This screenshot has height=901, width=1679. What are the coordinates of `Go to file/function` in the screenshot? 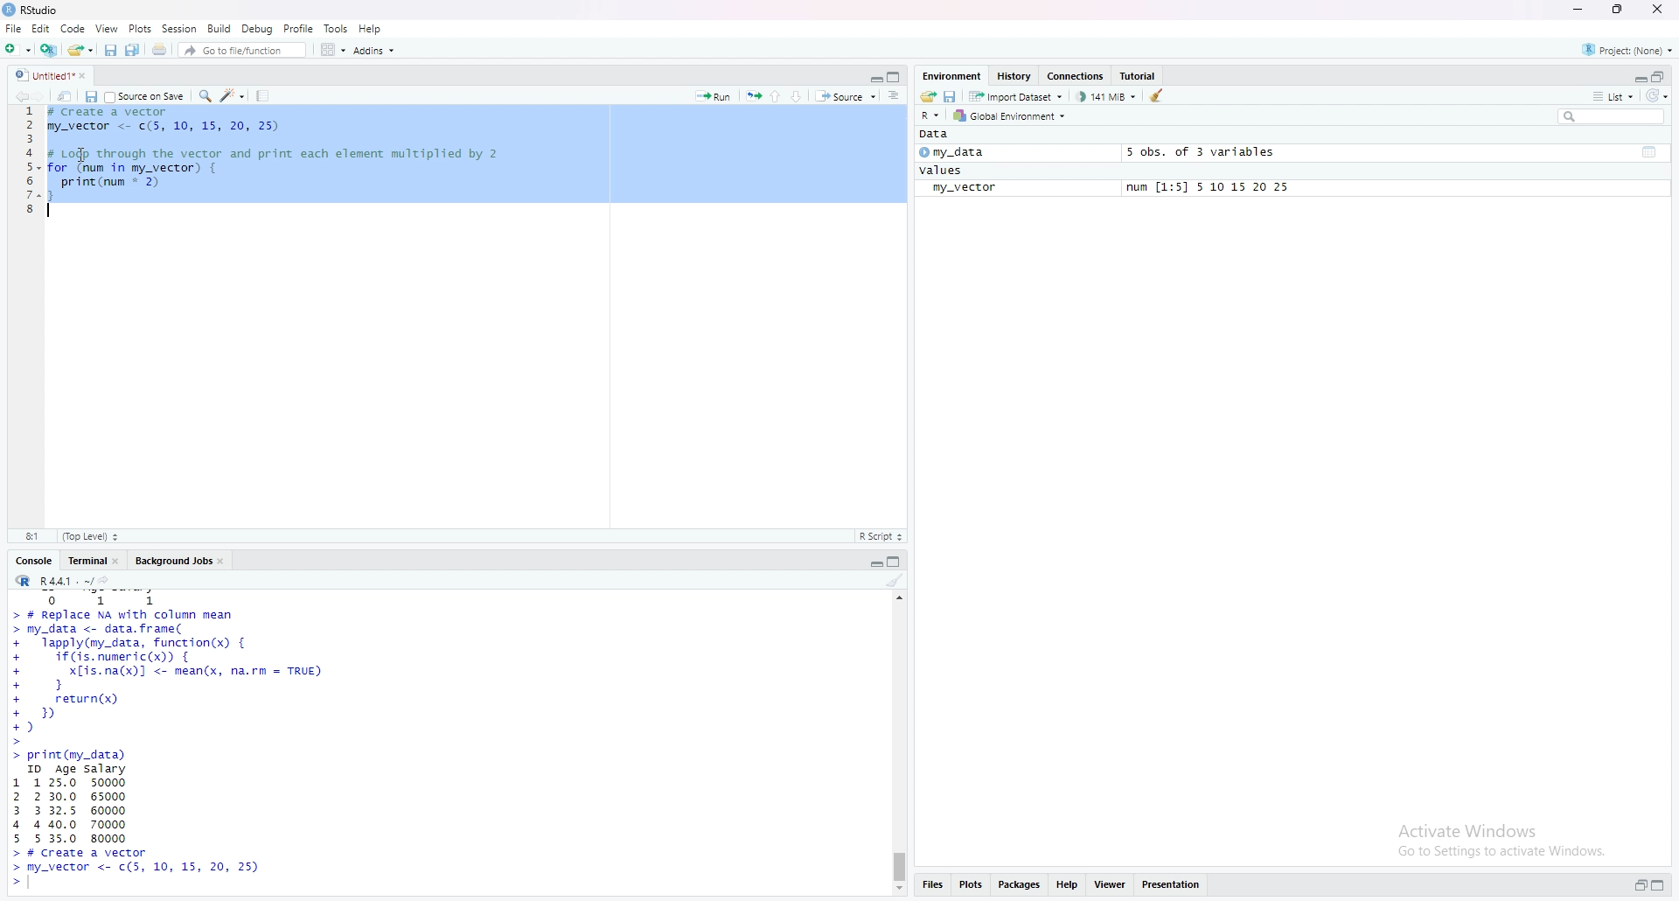 It's located at (240, 52).